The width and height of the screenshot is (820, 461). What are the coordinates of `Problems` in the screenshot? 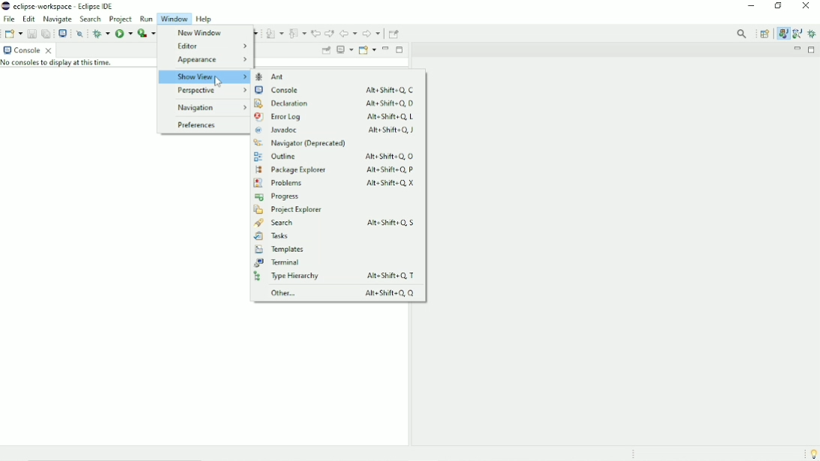 It's located at (334, 183).